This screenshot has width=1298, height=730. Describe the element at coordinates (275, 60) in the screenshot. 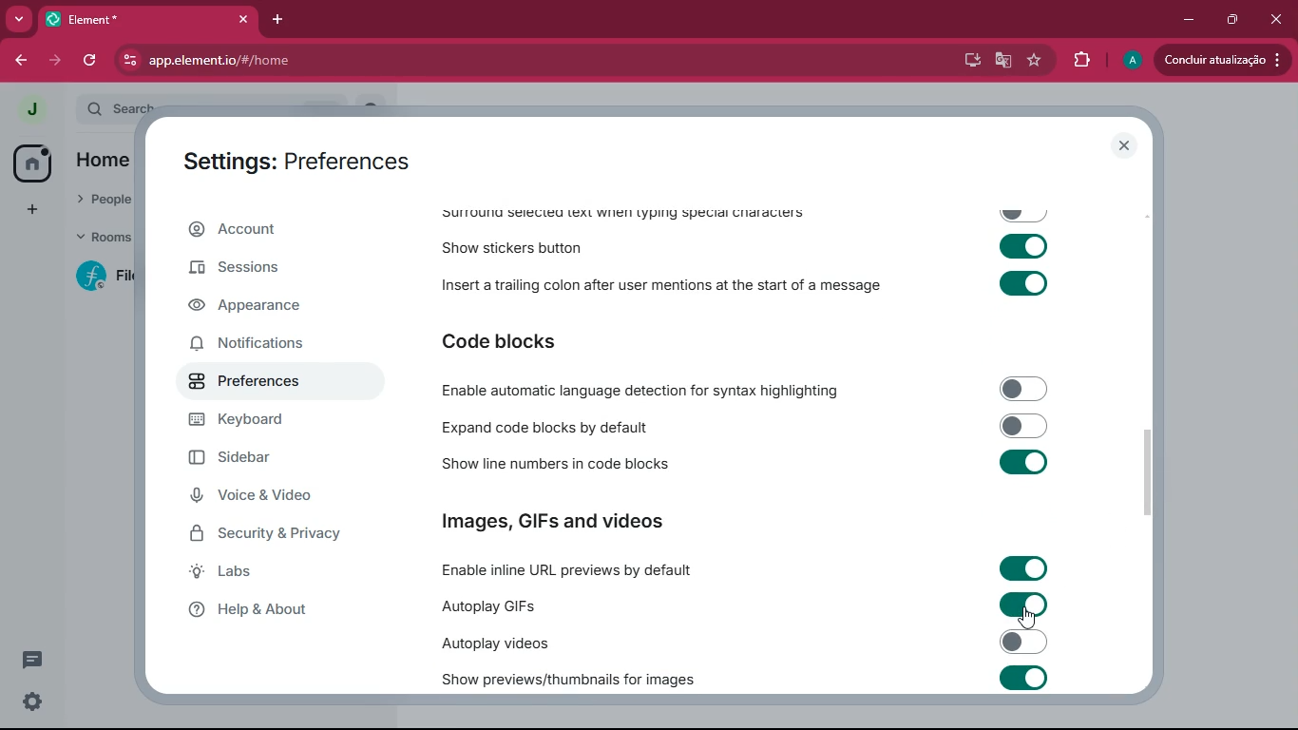

I see `app.element.io/#/home` at that location.